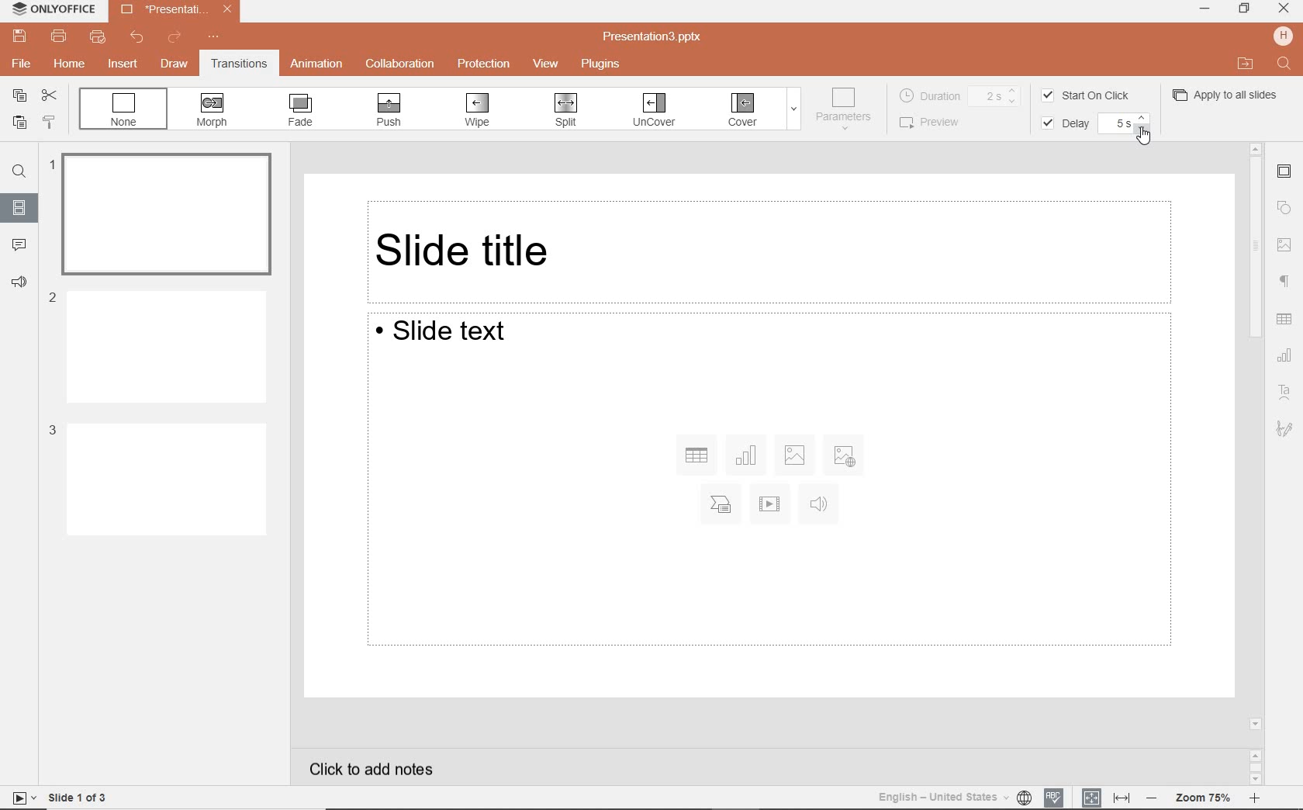  Describe the element at coordinates (1284, 208) in the screenshot. I see `shape settings` at that location.